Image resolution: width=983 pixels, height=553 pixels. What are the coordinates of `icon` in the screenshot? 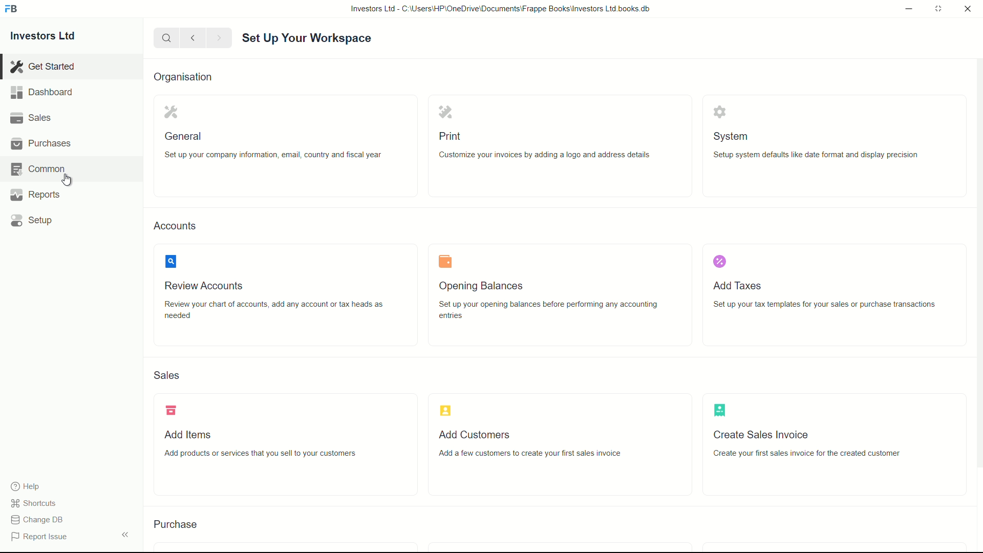 It's located at (445, 410).